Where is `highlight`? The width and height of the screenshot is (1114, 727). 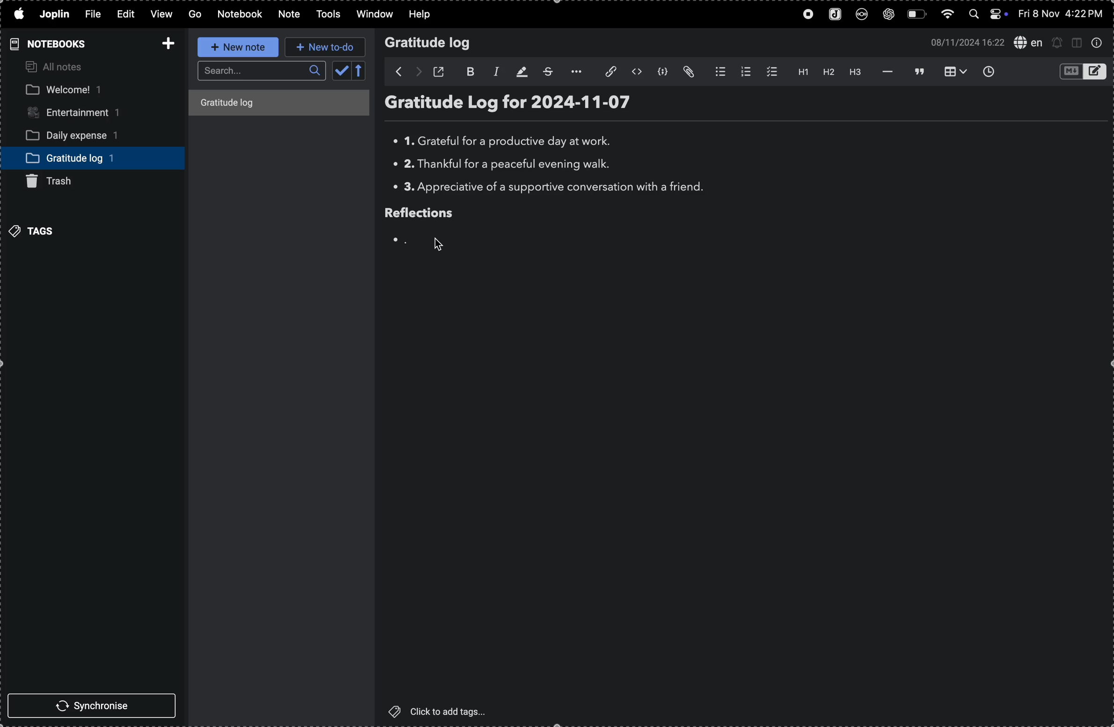 highlight is located at coordinates (520, 71).